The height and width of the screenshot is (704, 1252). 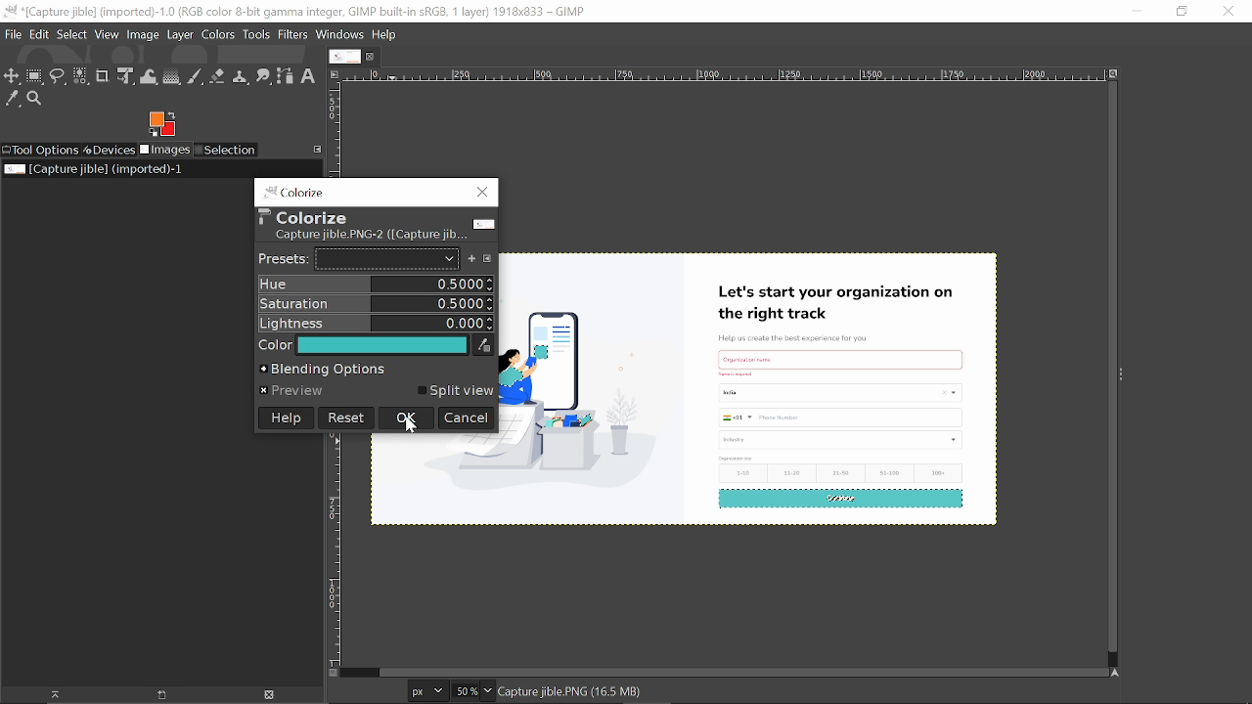 What do you see at coordinates (753, 385) in the screenshot?
I see `current image` at bounding box center [753, 385].